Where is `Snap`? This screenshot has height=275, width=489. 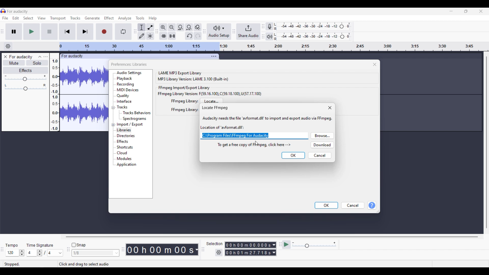 Snap is located at coordinates (79, 245).